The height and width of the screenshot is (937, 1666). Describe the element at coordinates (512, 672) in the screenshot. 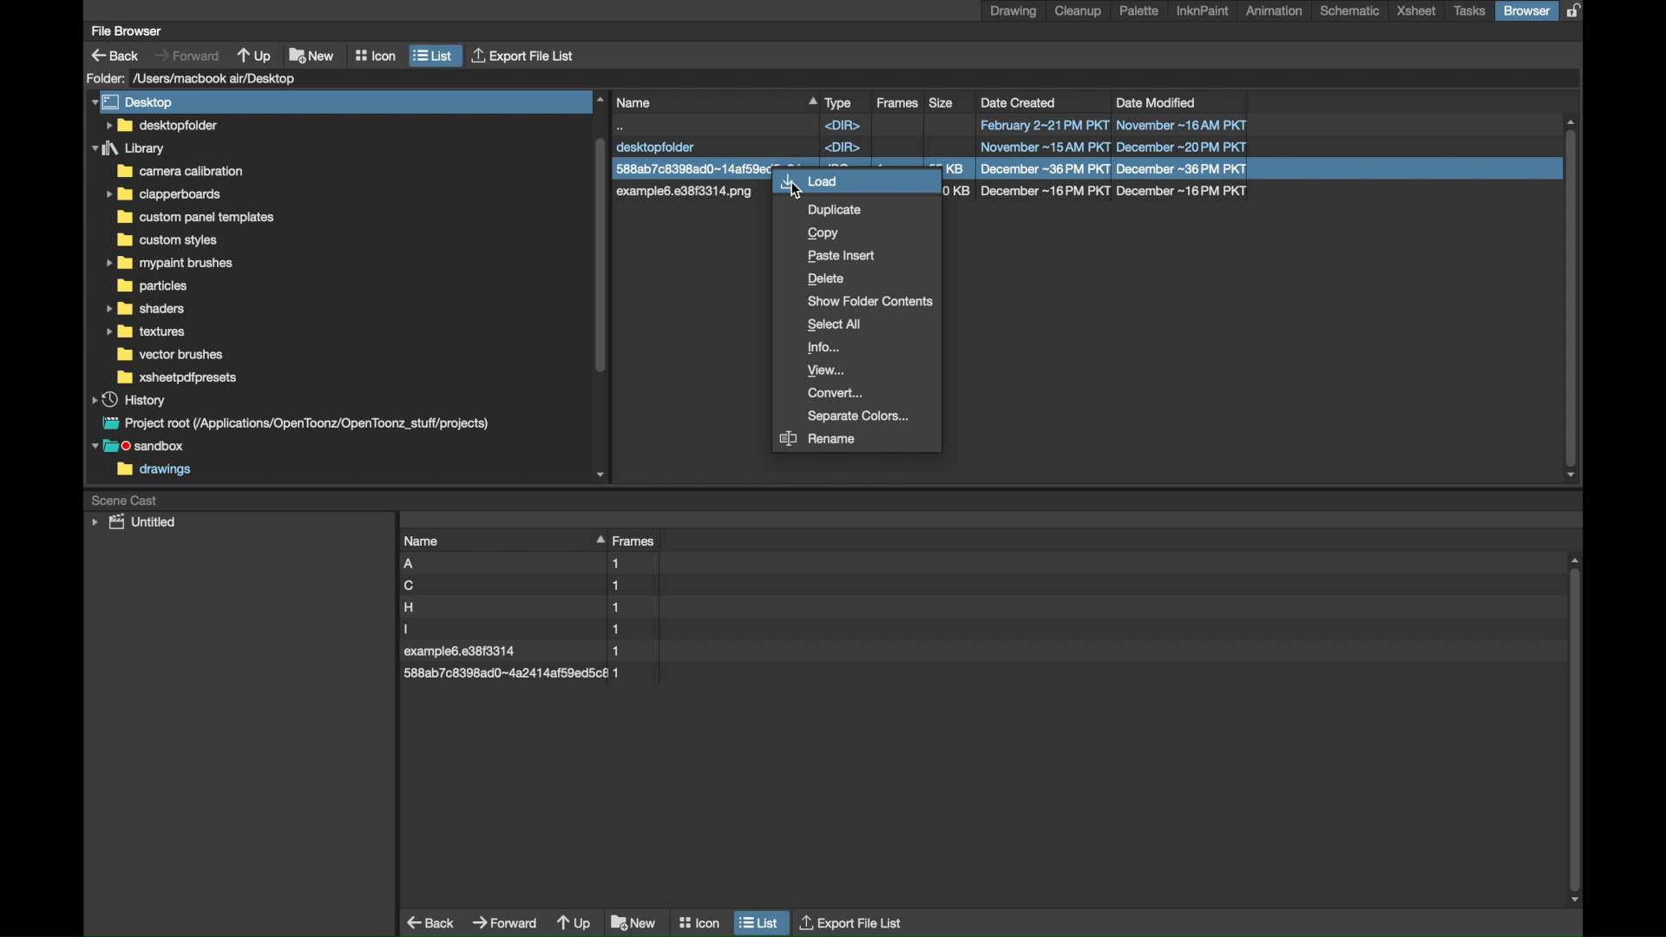

I see `file` at that location.